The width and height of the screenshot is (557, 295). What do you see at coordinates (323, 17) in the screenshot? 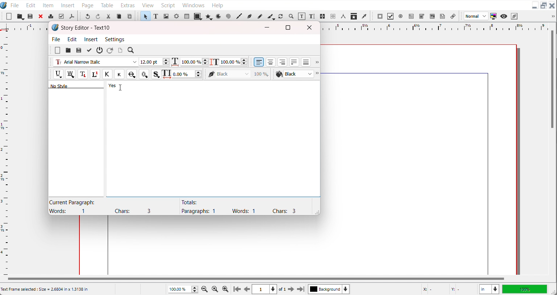
I see `Link text frame` at bounding box center [323, 17].